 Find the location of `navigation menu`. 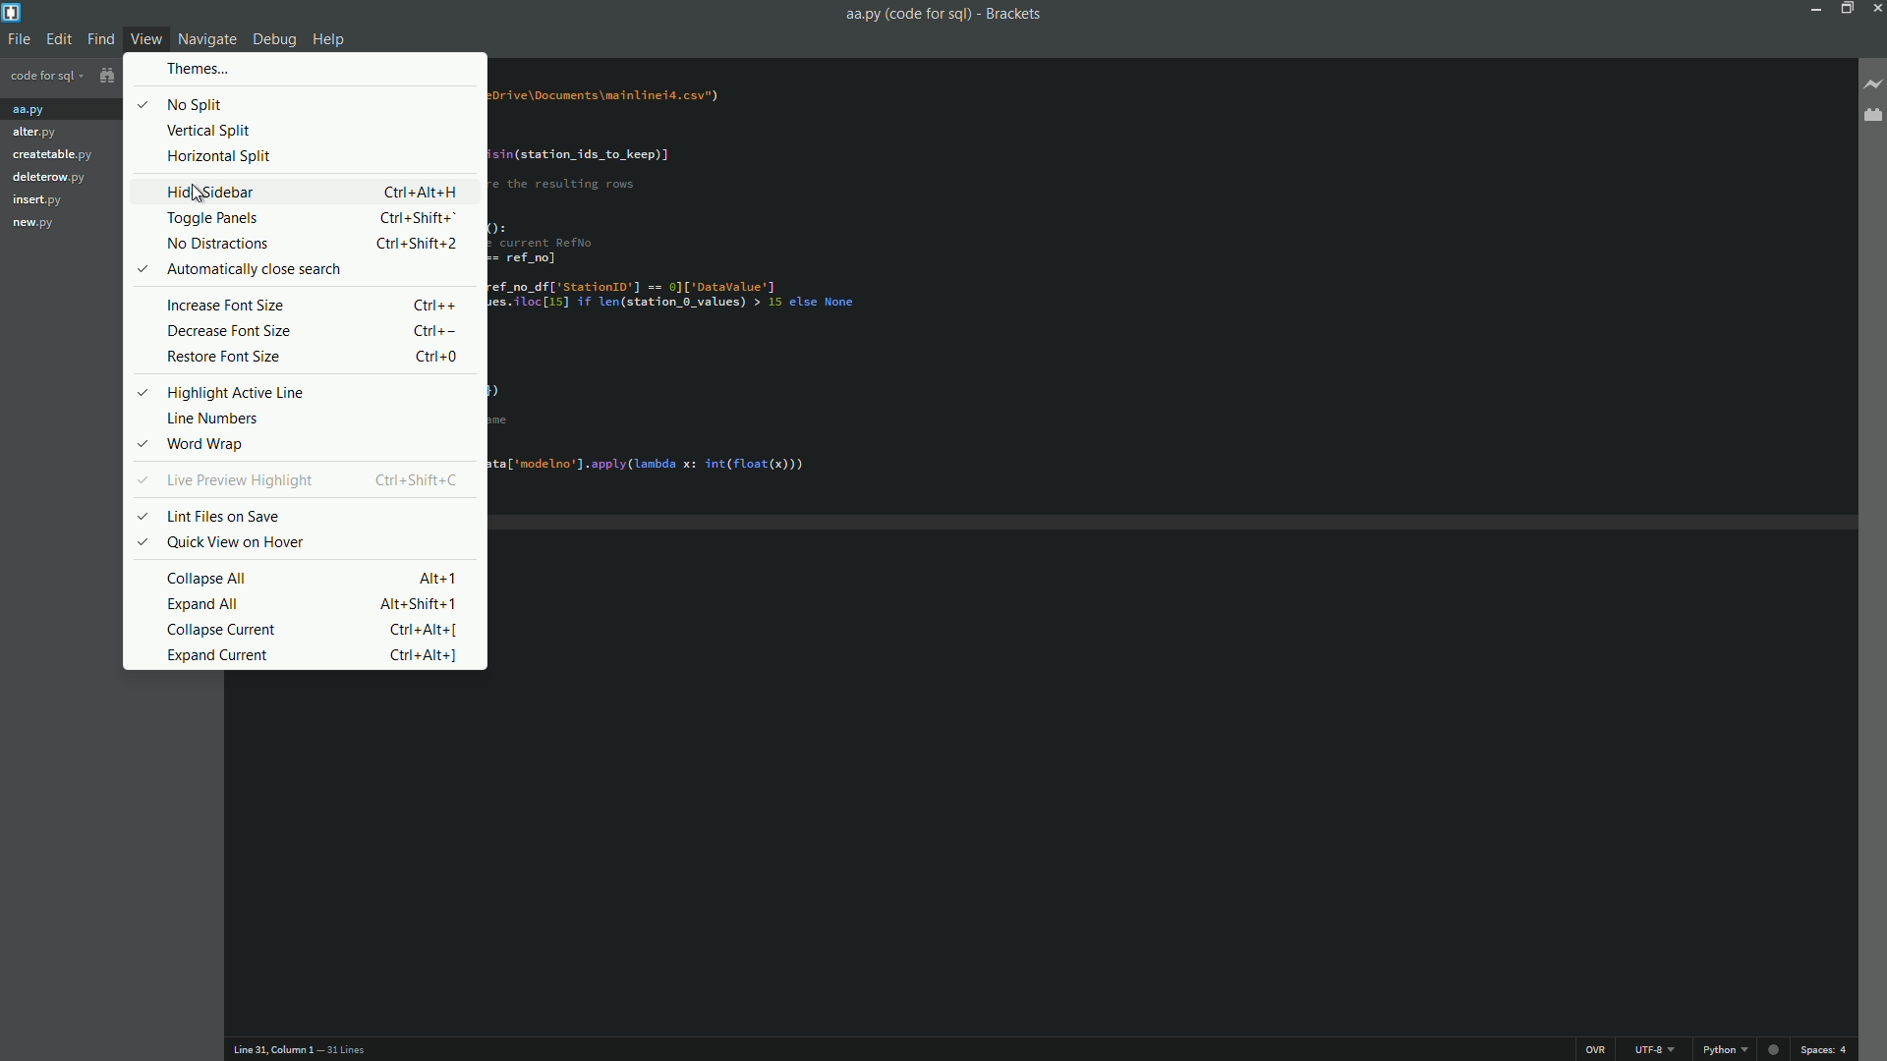

navigation menu is located at coordinates (207, 38).